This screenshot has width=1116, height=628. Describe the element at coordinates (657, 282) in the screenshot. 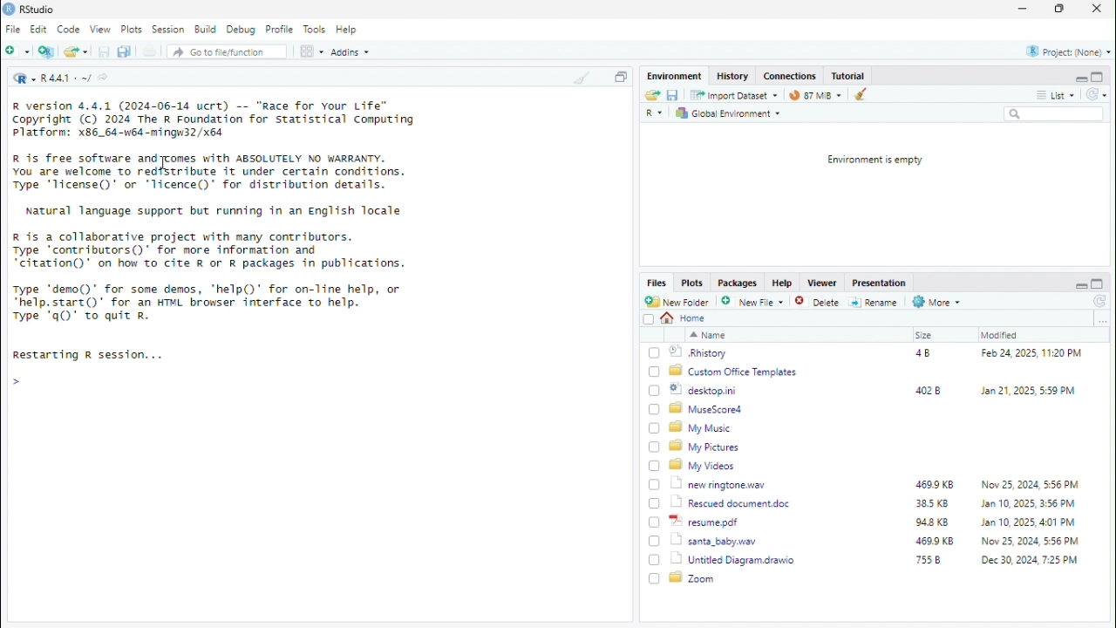

I see `Files` at that location.